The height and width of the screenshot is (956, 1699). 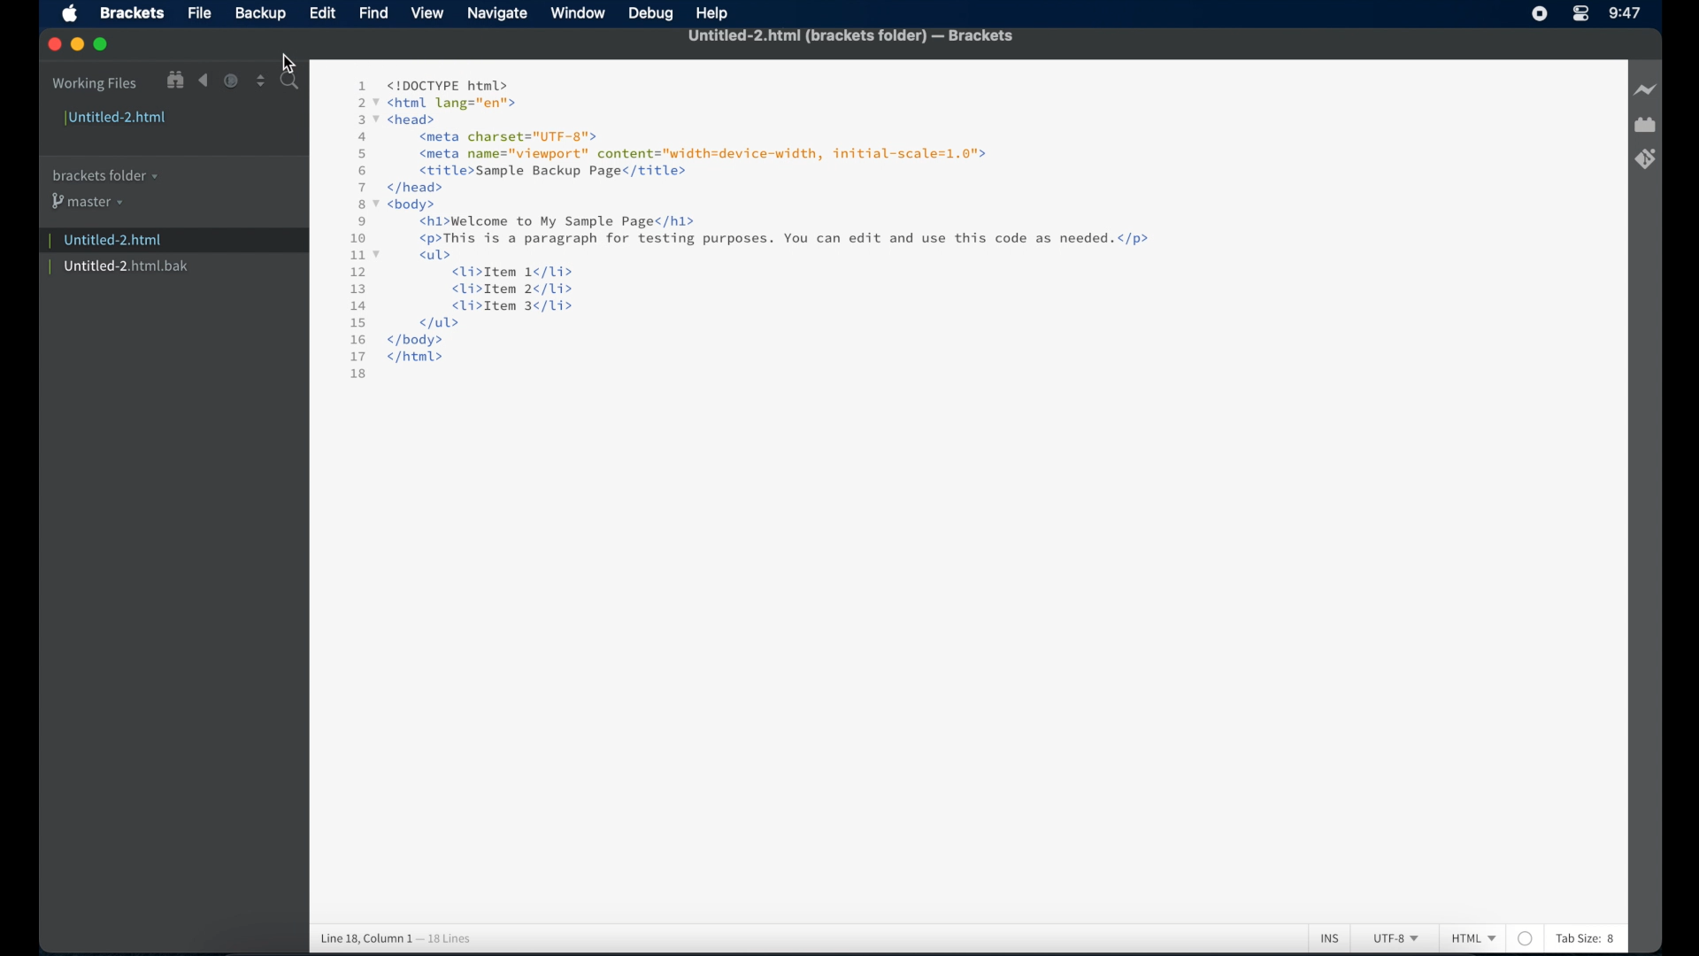 What do you see at coordinates (374, 14) in the screenshot?
I see `find` at bounding box center [374, 14].